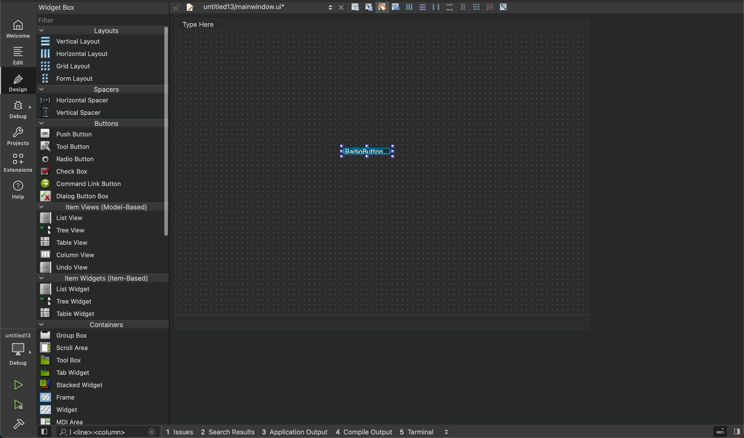  I want to click on start typing, so click(366, 151).